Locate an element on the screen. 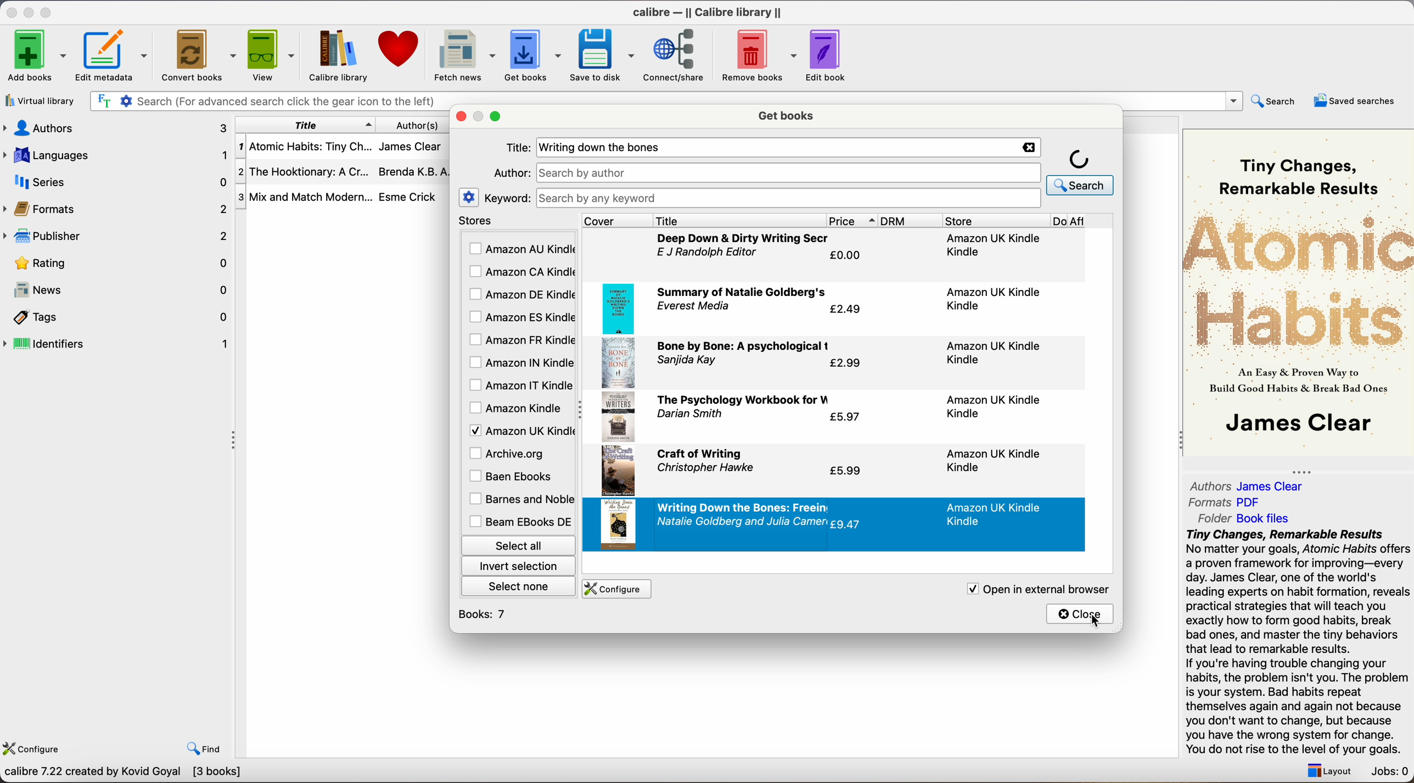 The image size is (1414, 783). store is located at coordinates (995, 221).